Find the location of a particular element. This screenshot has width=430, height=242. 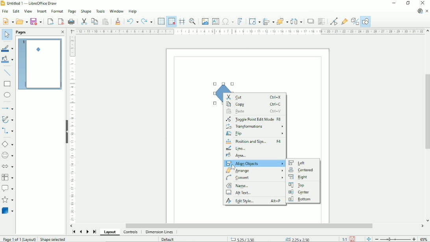

Scroll to first page is located at coordinates (73, 232).